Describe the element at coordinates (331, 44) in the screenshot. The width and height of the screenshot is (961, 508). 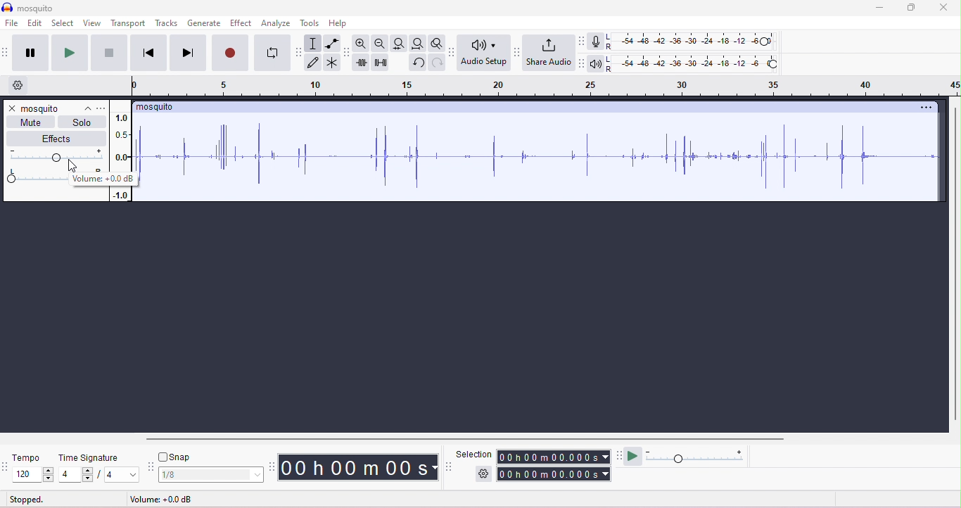
I see `envelop` at that location.